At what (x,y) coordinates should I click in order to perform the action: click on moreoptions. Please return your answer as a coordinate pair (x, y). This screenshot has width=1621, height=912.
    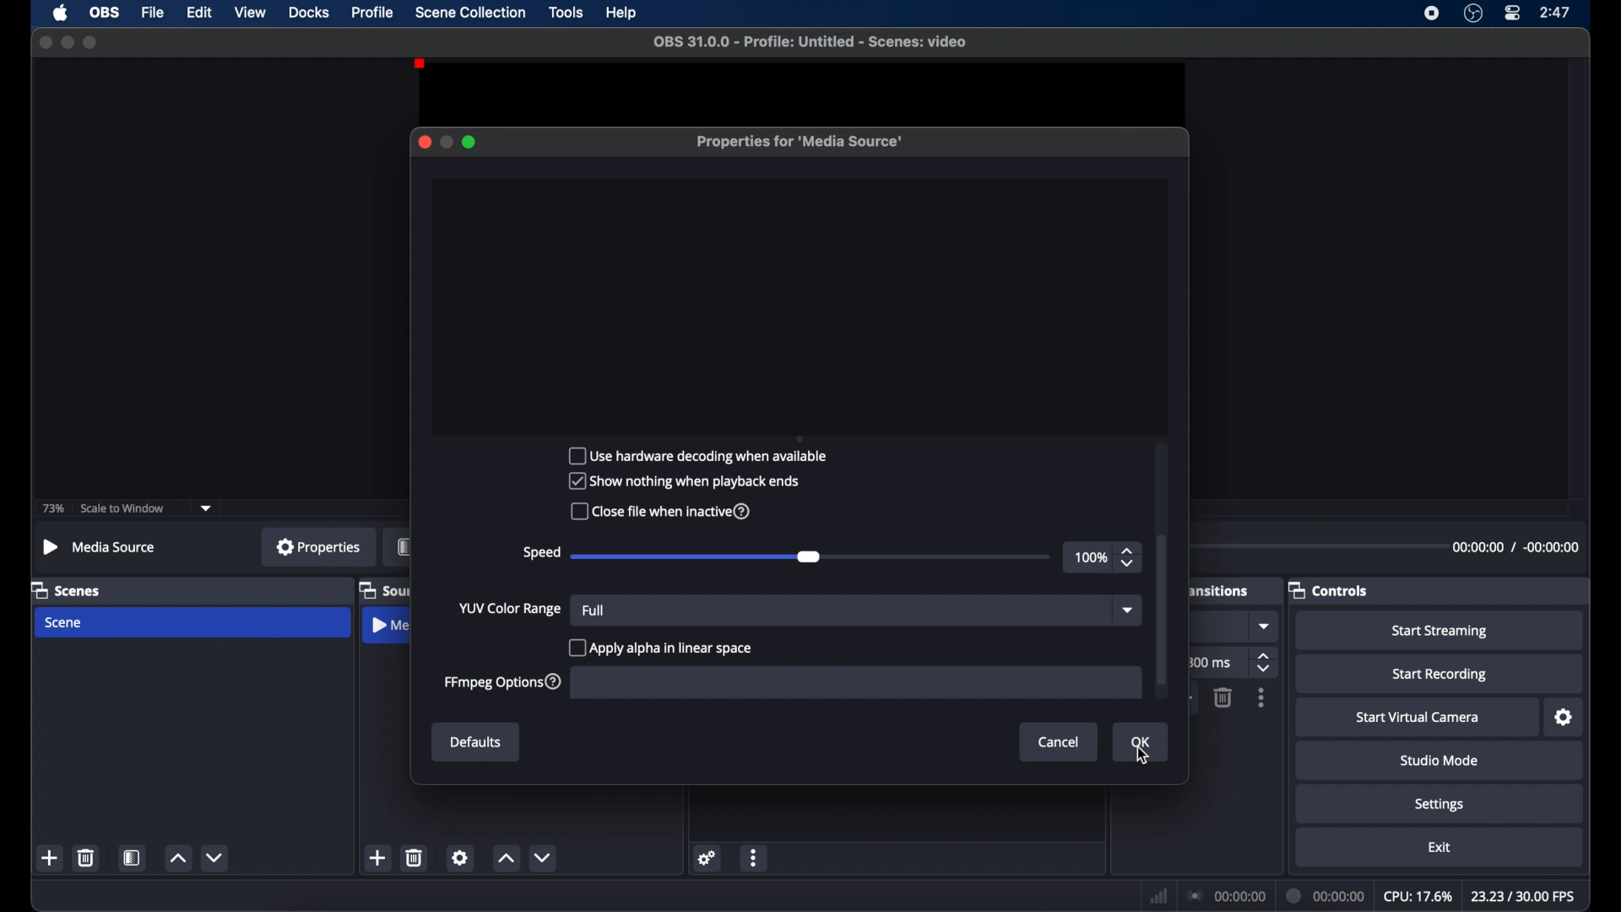
    Looking at the image, I should click on (1261, 698).